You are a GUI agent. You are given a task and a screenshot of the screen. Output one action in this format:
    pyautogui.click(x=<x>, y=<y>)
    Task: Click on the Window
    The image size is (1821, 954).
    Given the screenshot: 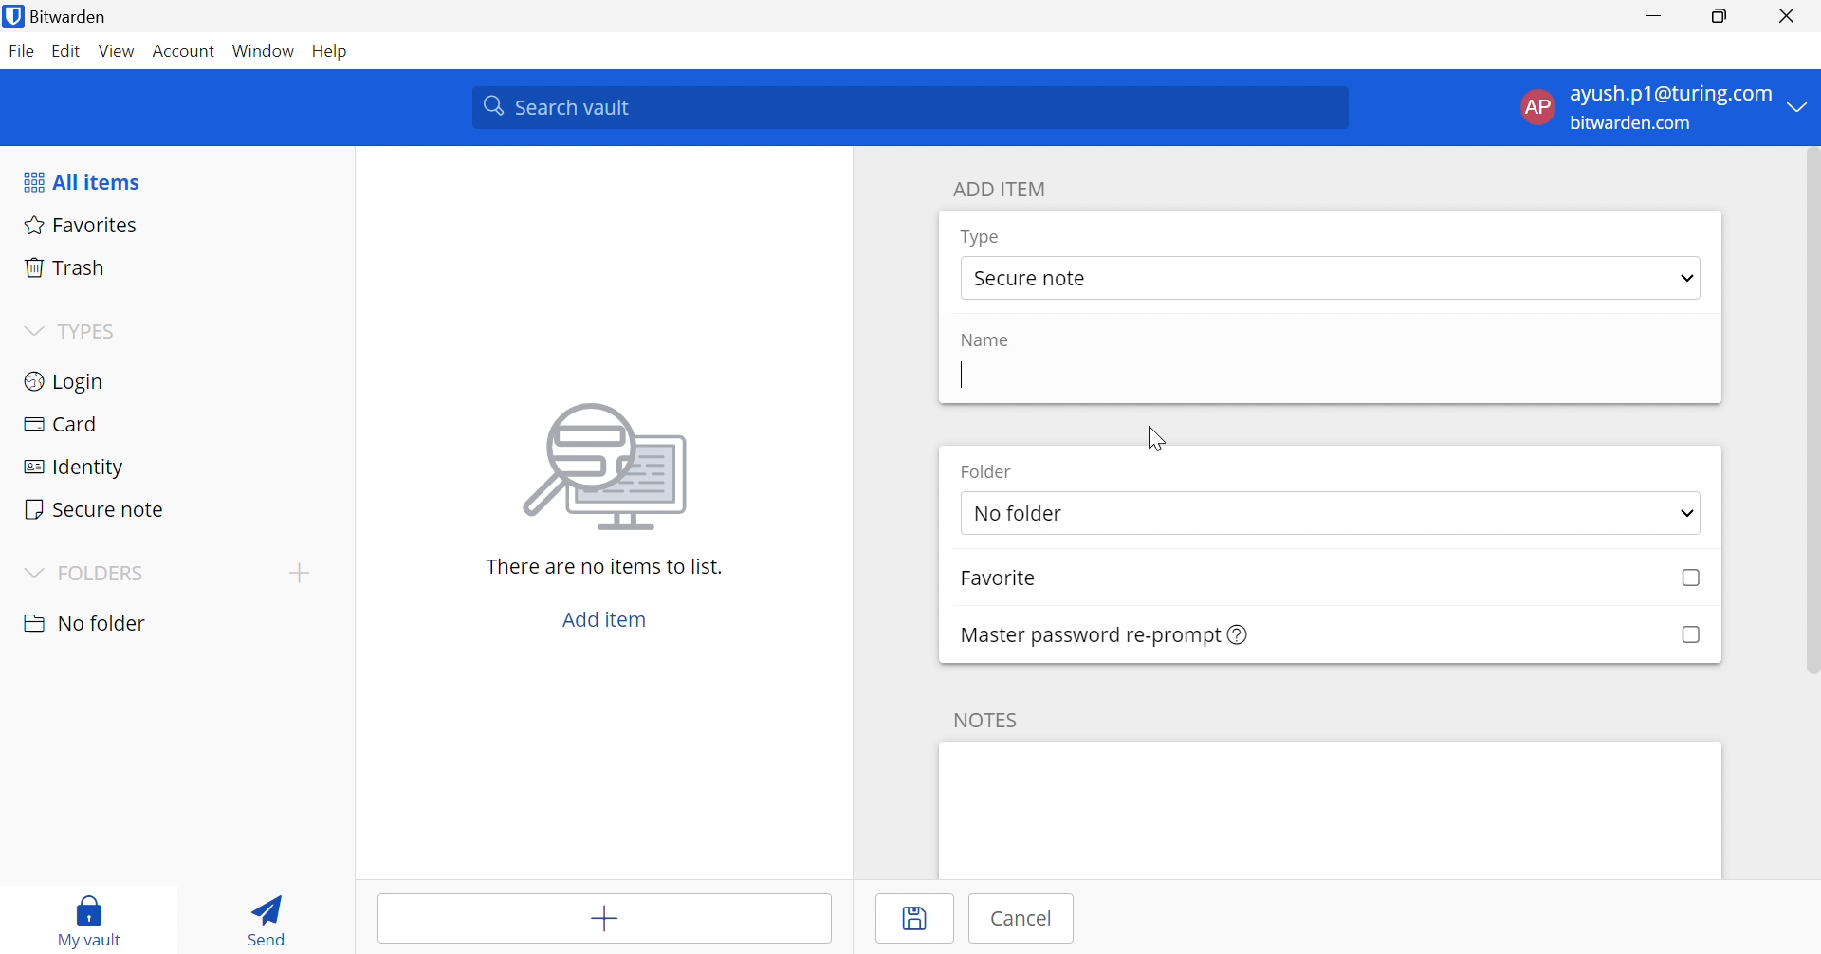 What is the action you would take?
    pyautogui.click(x=266, y=50)
    